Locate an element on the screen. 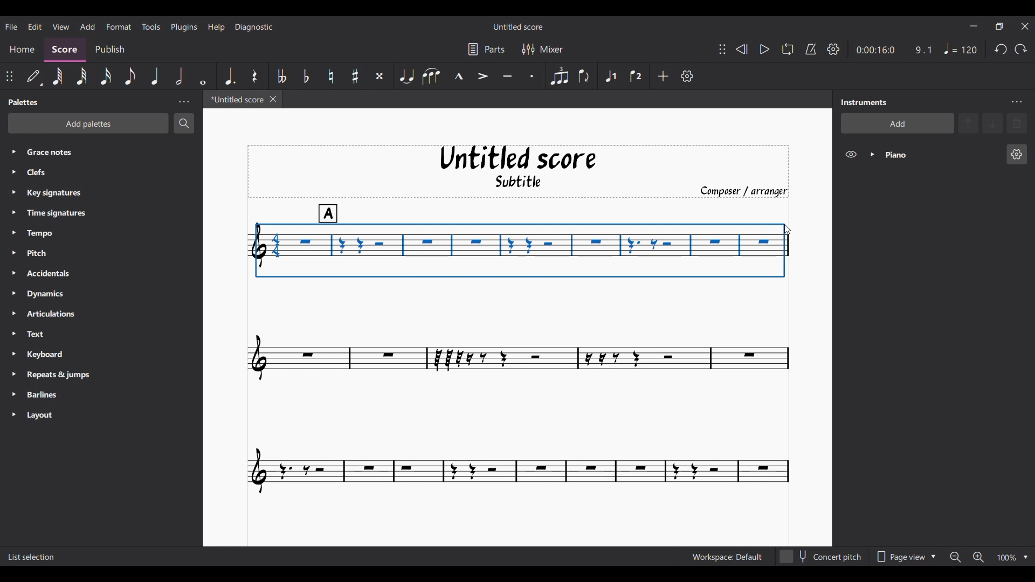 The width and height of the screenshot is (1035, 582). Score section, current selection highlighted is located at coordinates (67, 48).